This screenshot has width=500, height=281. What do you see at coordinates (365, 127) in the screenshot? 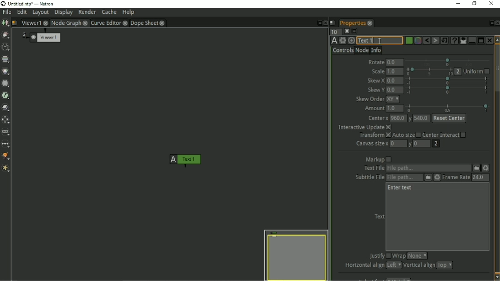
I see `Interactive Update` at bounding box center [365, 127].